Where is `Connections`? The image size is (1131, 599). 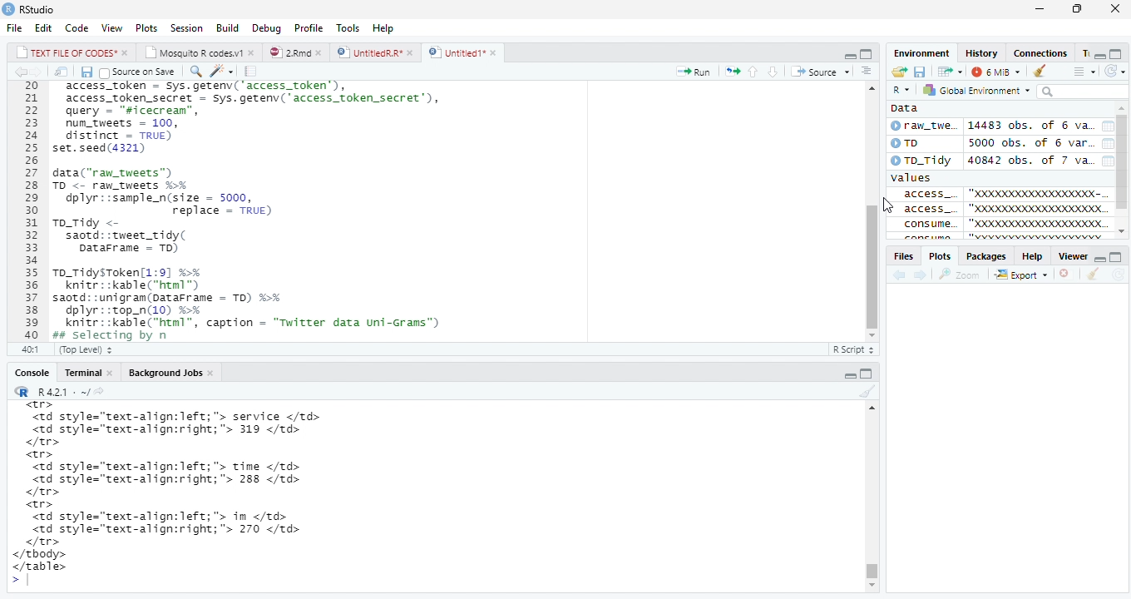
Connections is located at coordinates (1050, 52).